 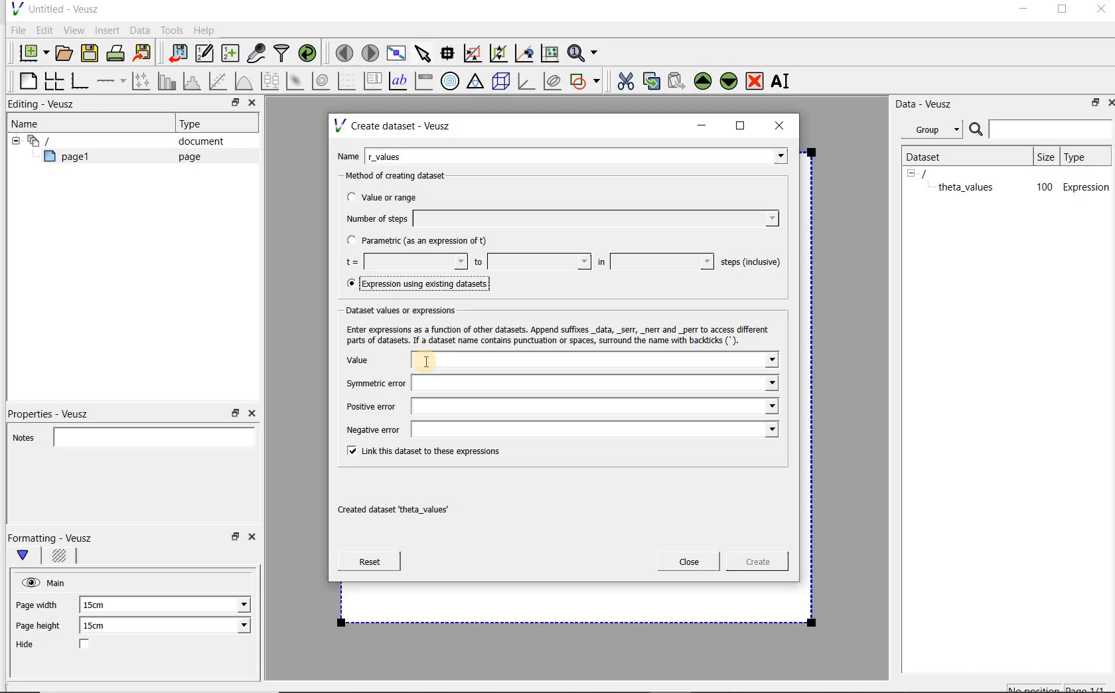 What do you see at coordinates (257, 55) in the screenshot?
I see `capture remote data` at bounding box center [257, 55].